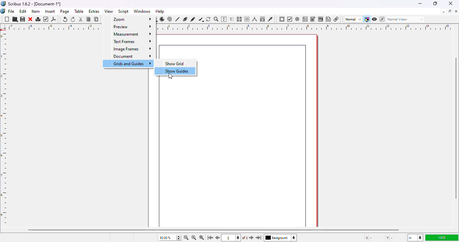 This screenshot has height=242, width=459. I want to click on logo, so click(3, 3).